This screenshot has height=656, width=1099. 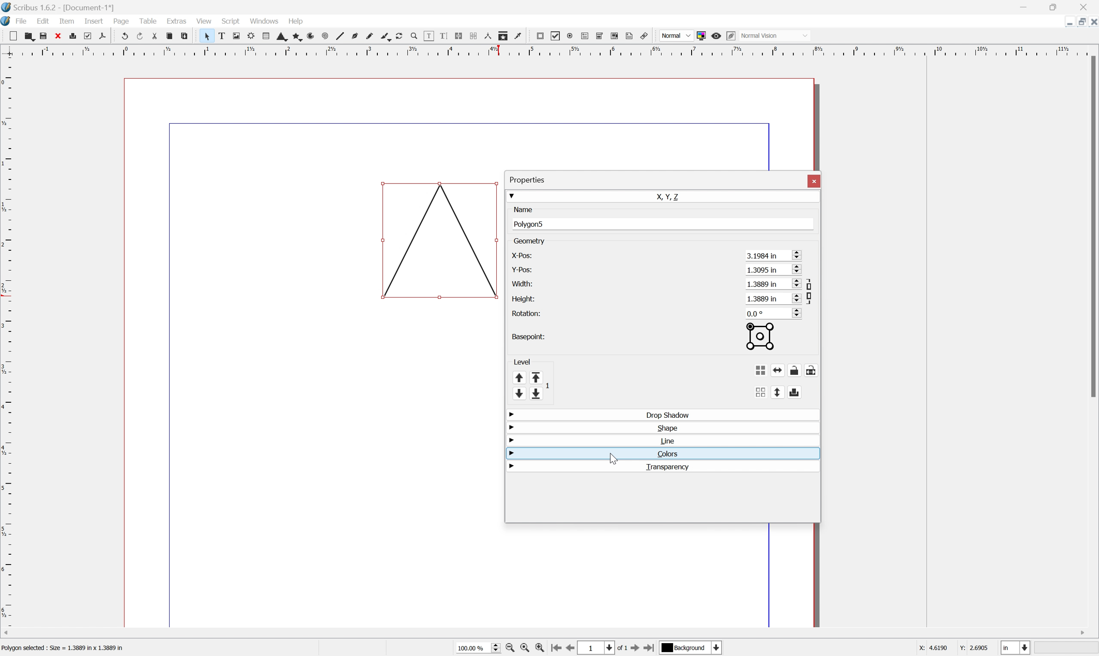 What do you see at coordinates (510, 427) in the screenshot?
I see `Drop Down` at bounding box center [510, 427].